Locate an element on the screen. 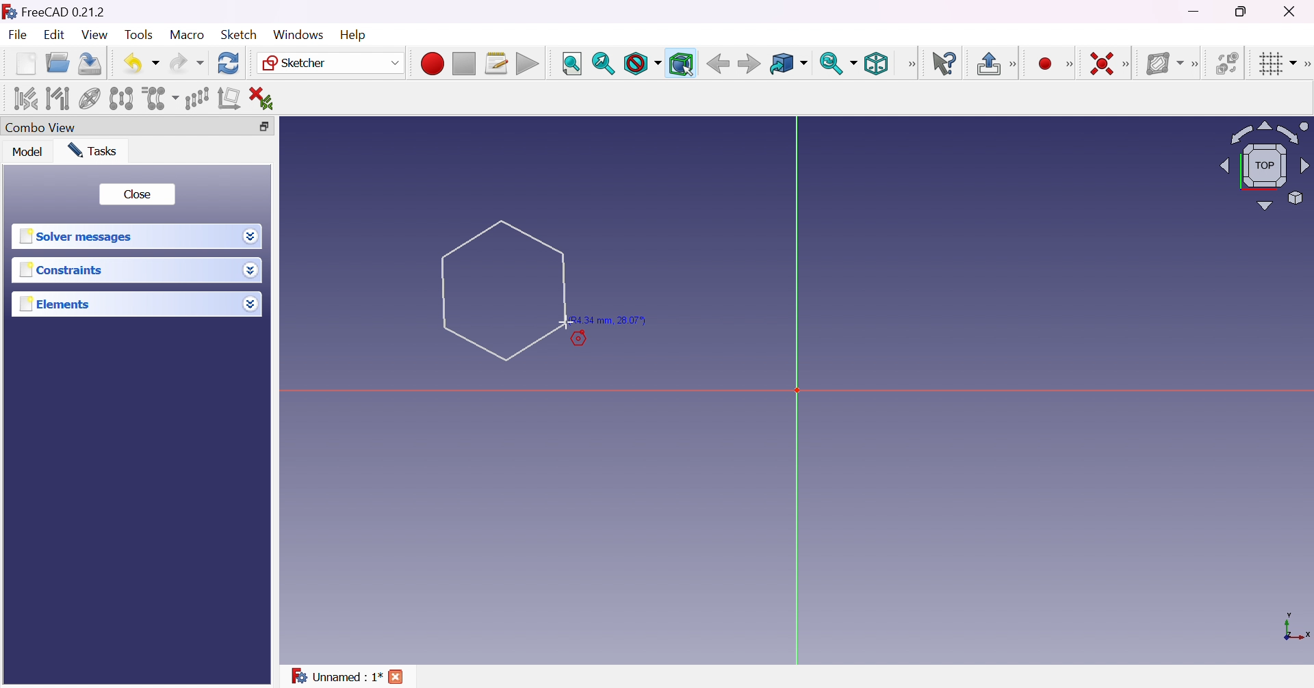 Image resolution: width=1314 pixels, height=688 pixels. Unnamed : 1* is located at coordinates (337, 677).